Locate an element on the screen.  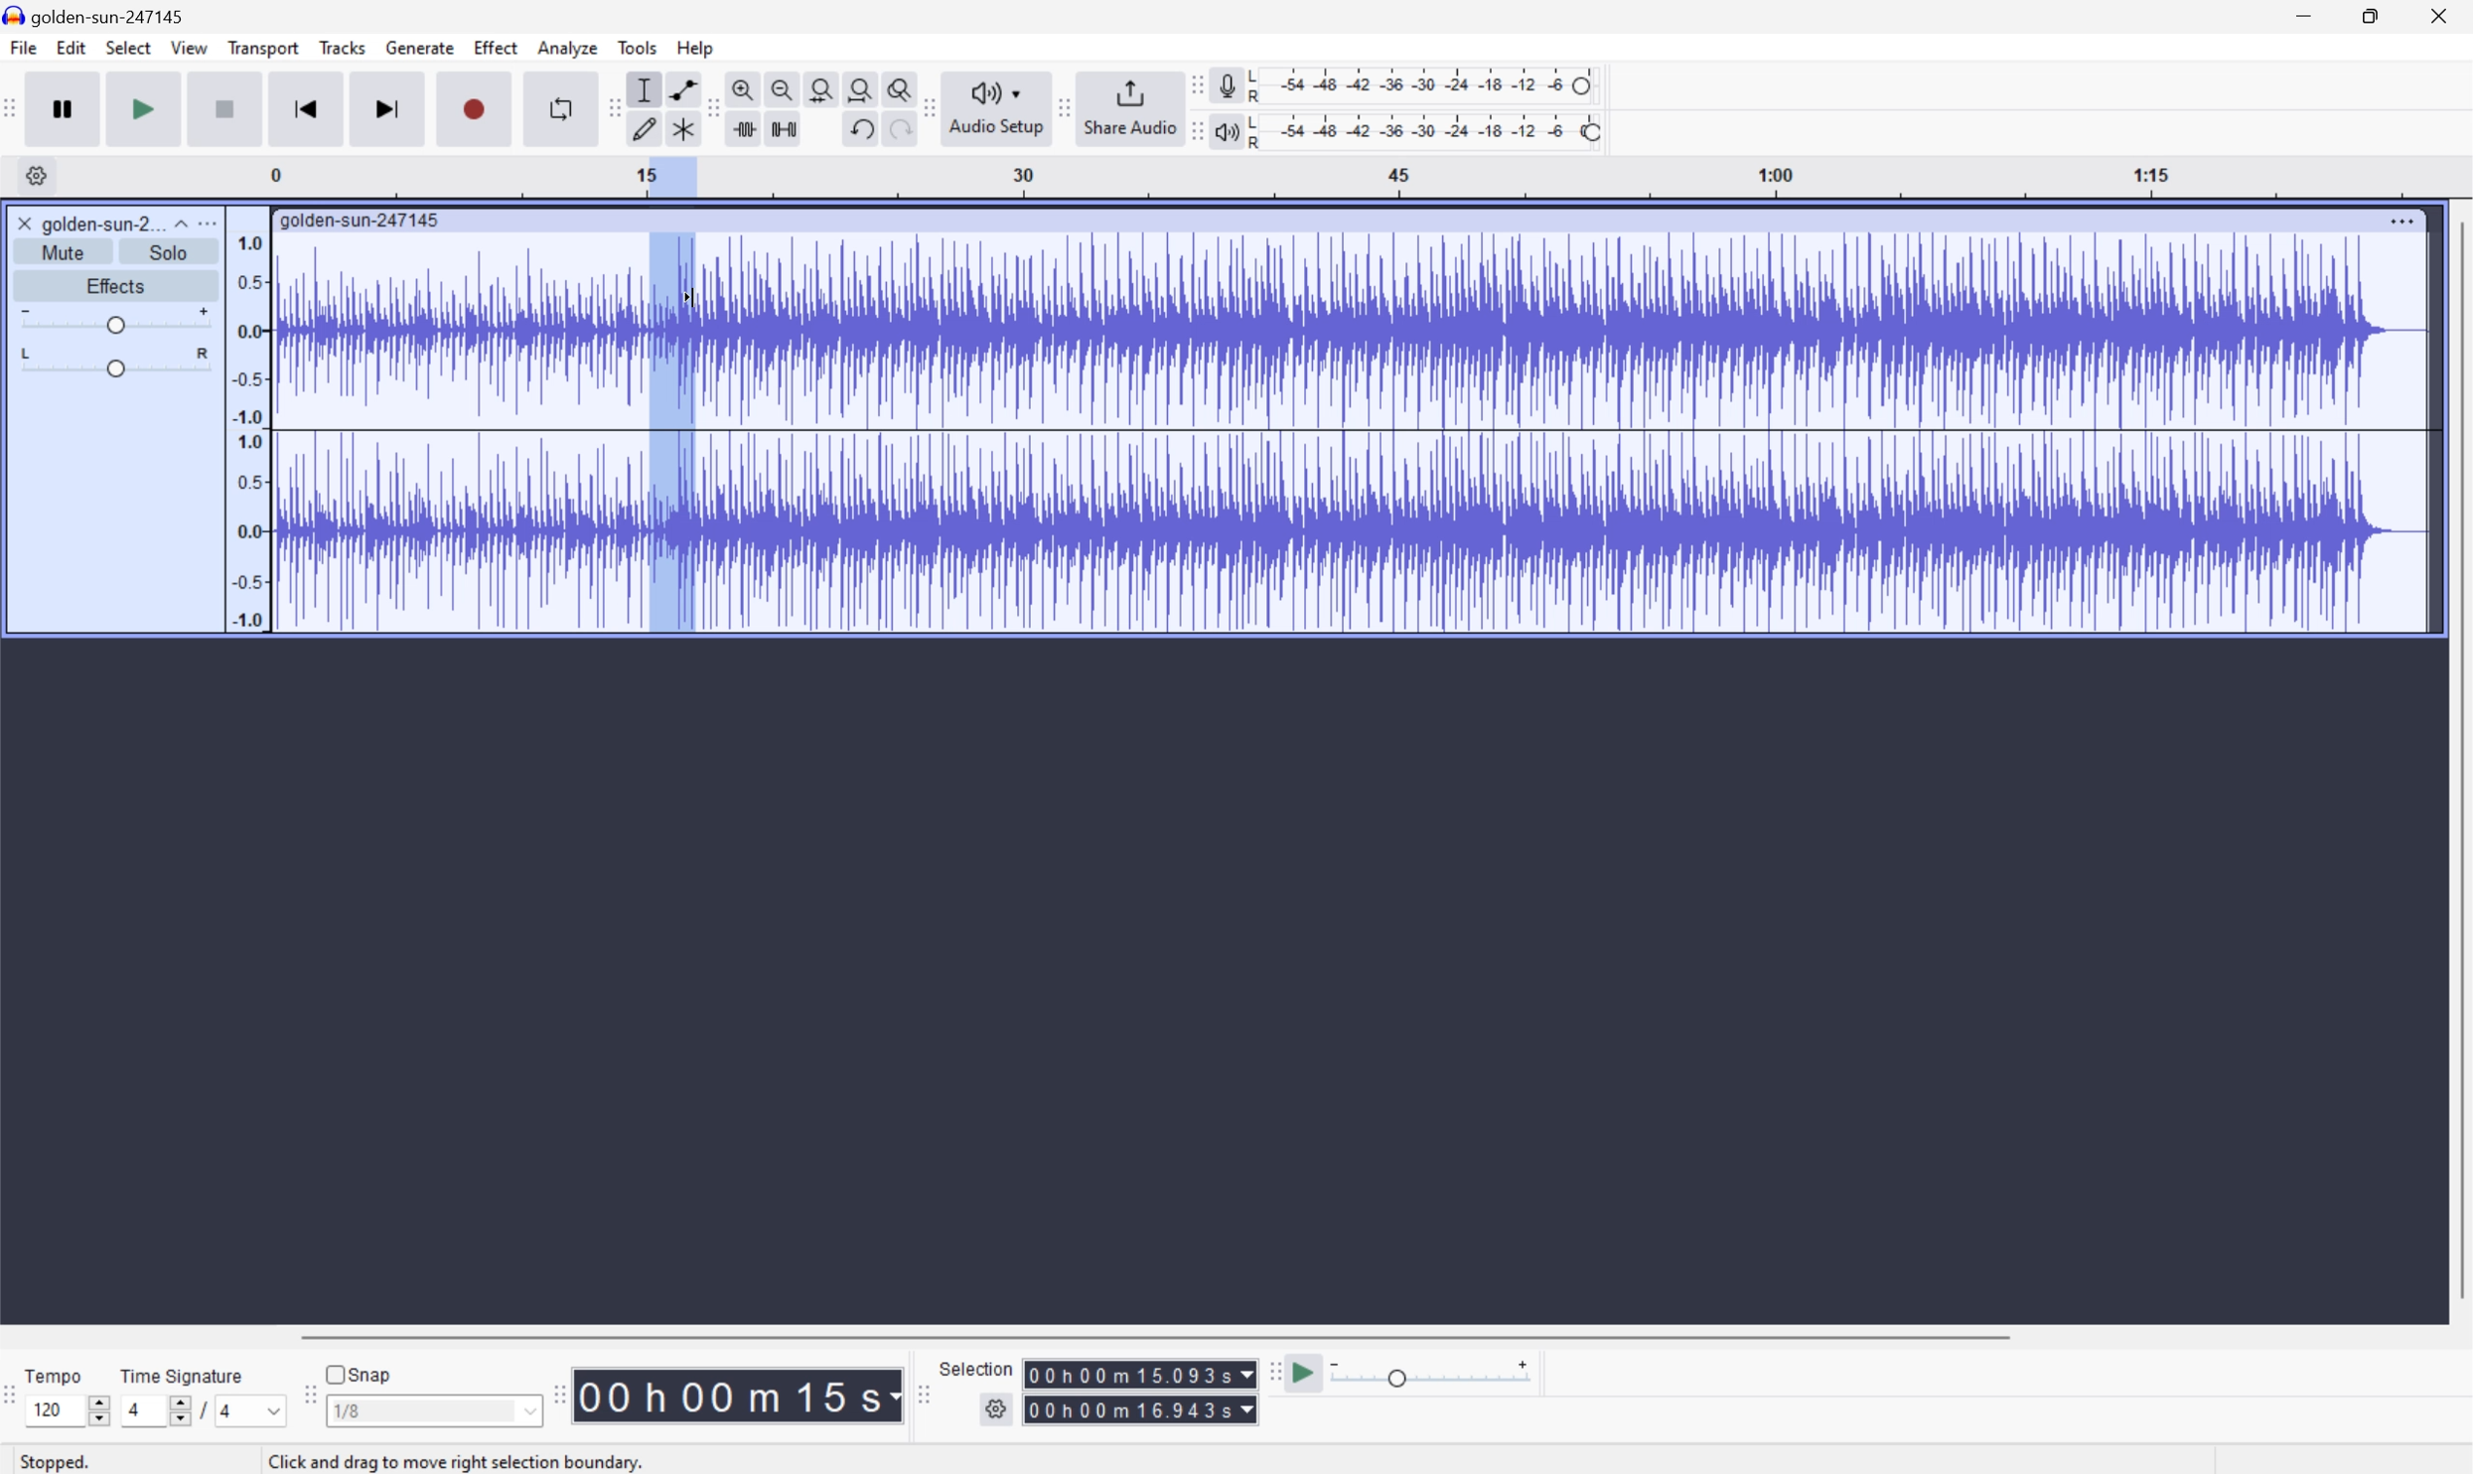
Audacity recording meter toolbar is located at coordinates (1195, 84).